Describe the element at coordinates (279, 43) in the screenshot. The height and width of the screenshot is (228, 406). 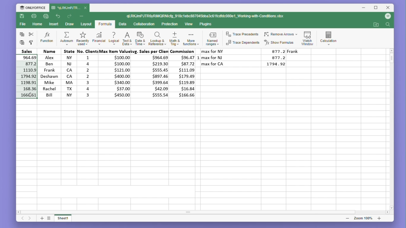
I see `Show formulas` at that location.